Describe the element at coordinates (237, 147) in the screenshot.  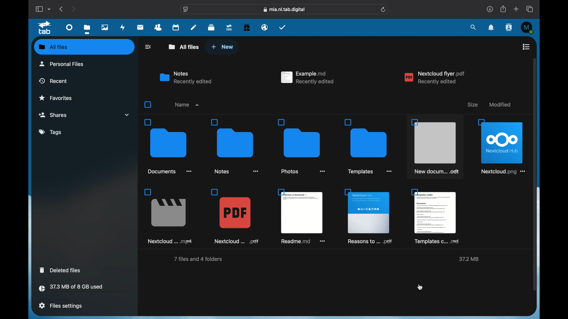
I see `folder` at that location.